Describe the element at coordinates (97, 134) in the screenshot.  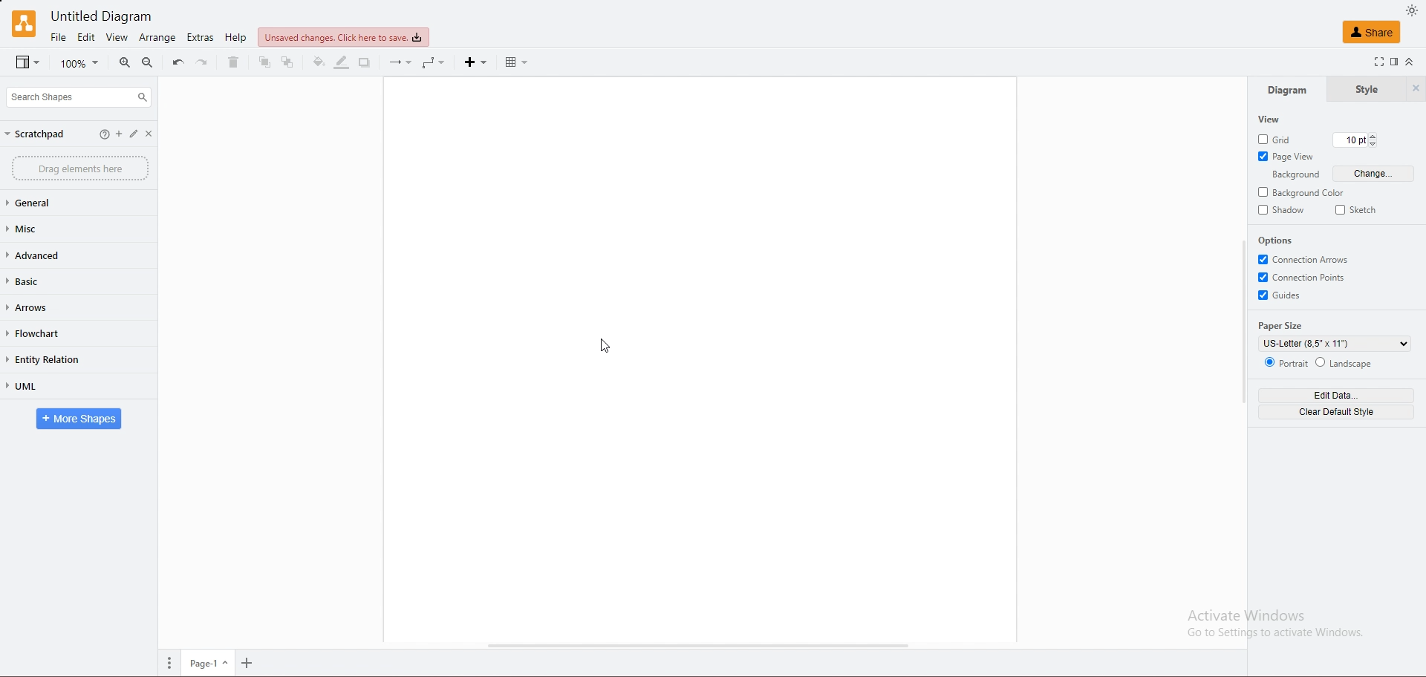
I see `help` at that location.